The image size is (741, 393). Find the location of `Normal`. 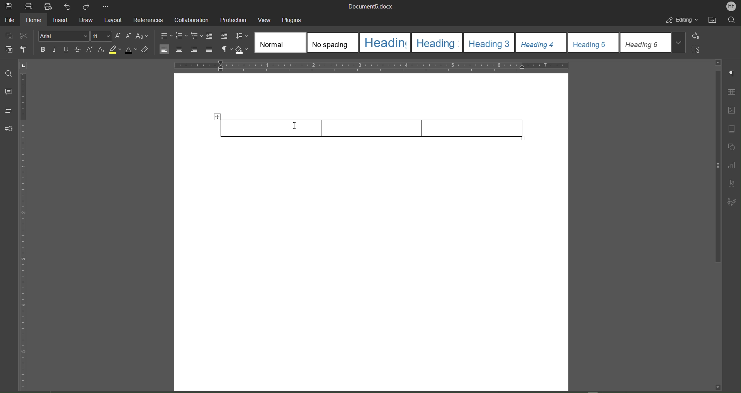

Normal is located at coordinates (280, 42).